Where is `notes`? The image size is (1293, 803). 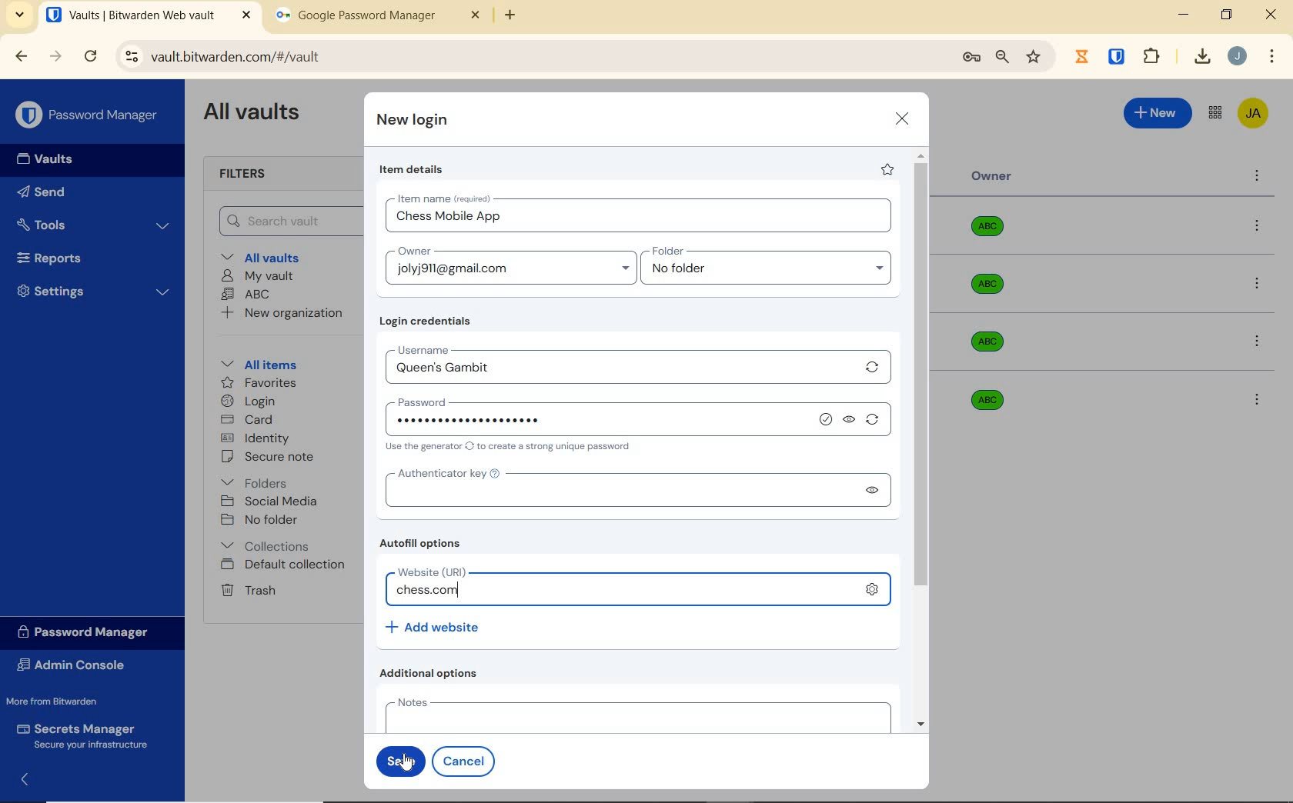 notes is located at coordinates (634, 714).